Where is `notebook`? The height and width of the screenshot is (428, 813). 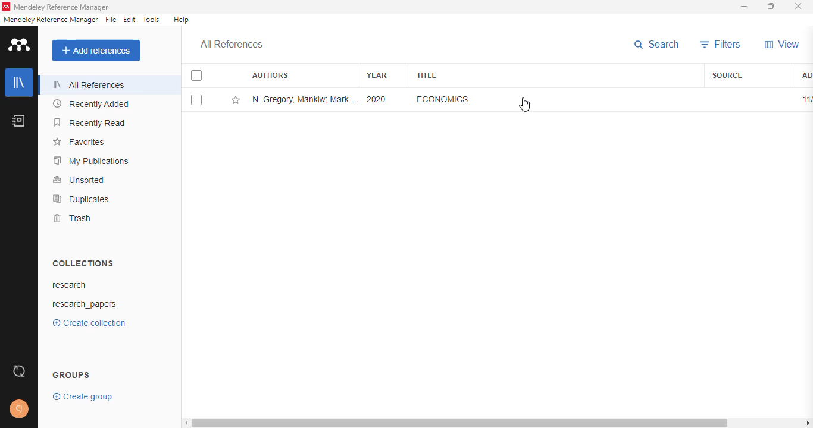
notebook is located at coordinates (19, 121).